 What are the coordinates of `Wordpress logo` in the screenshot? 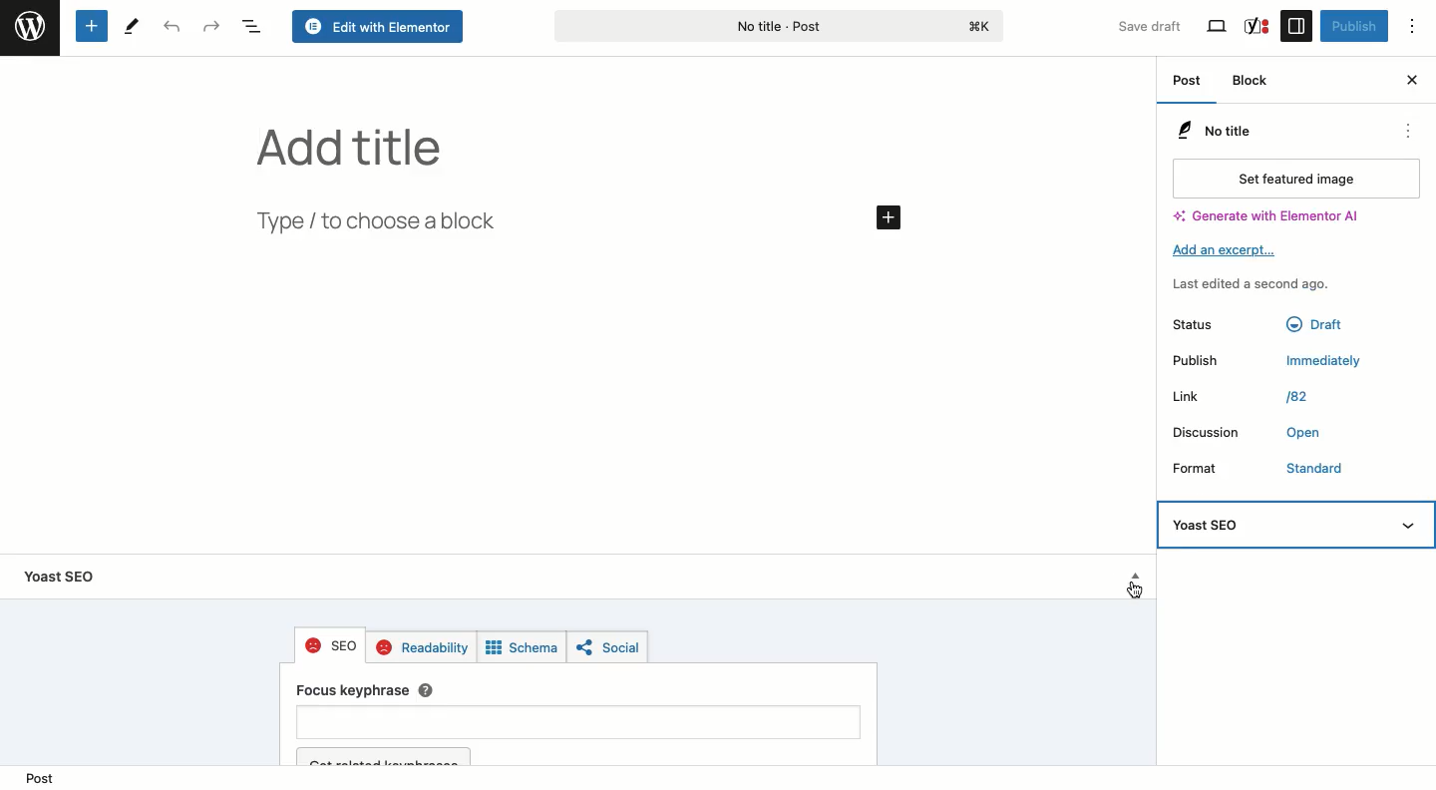 It's located at (30, 27).